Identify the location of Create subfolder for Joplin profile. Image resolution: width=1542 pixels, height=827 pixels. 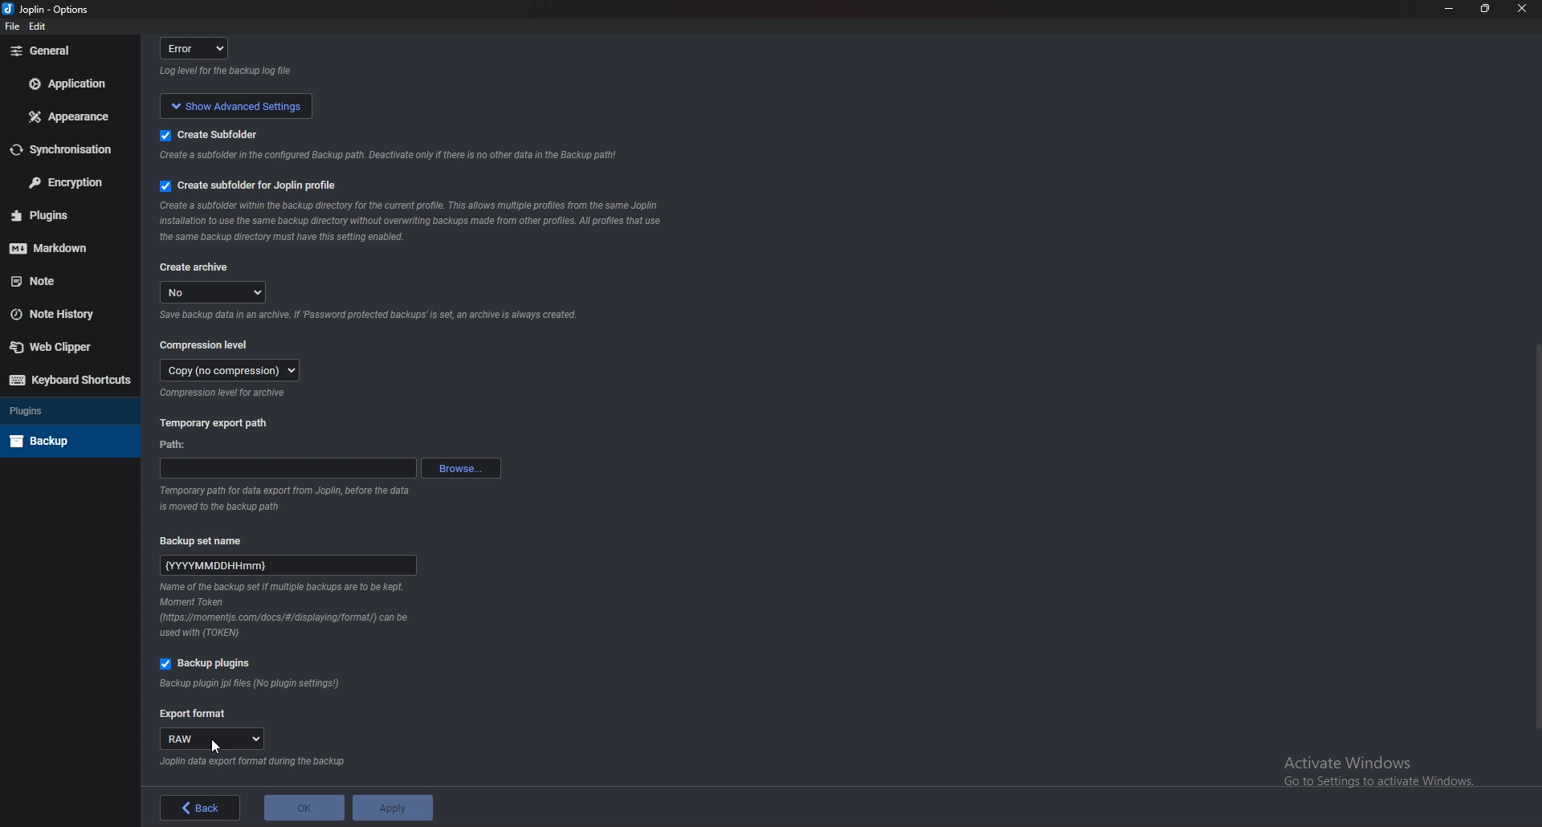
(252, 185).